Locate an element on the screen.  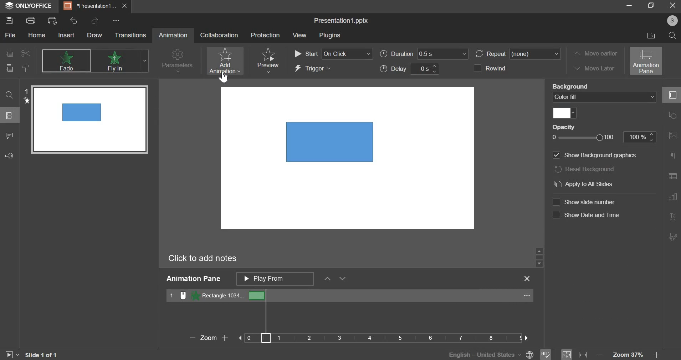
color fill is located at coordinates (604, 97).